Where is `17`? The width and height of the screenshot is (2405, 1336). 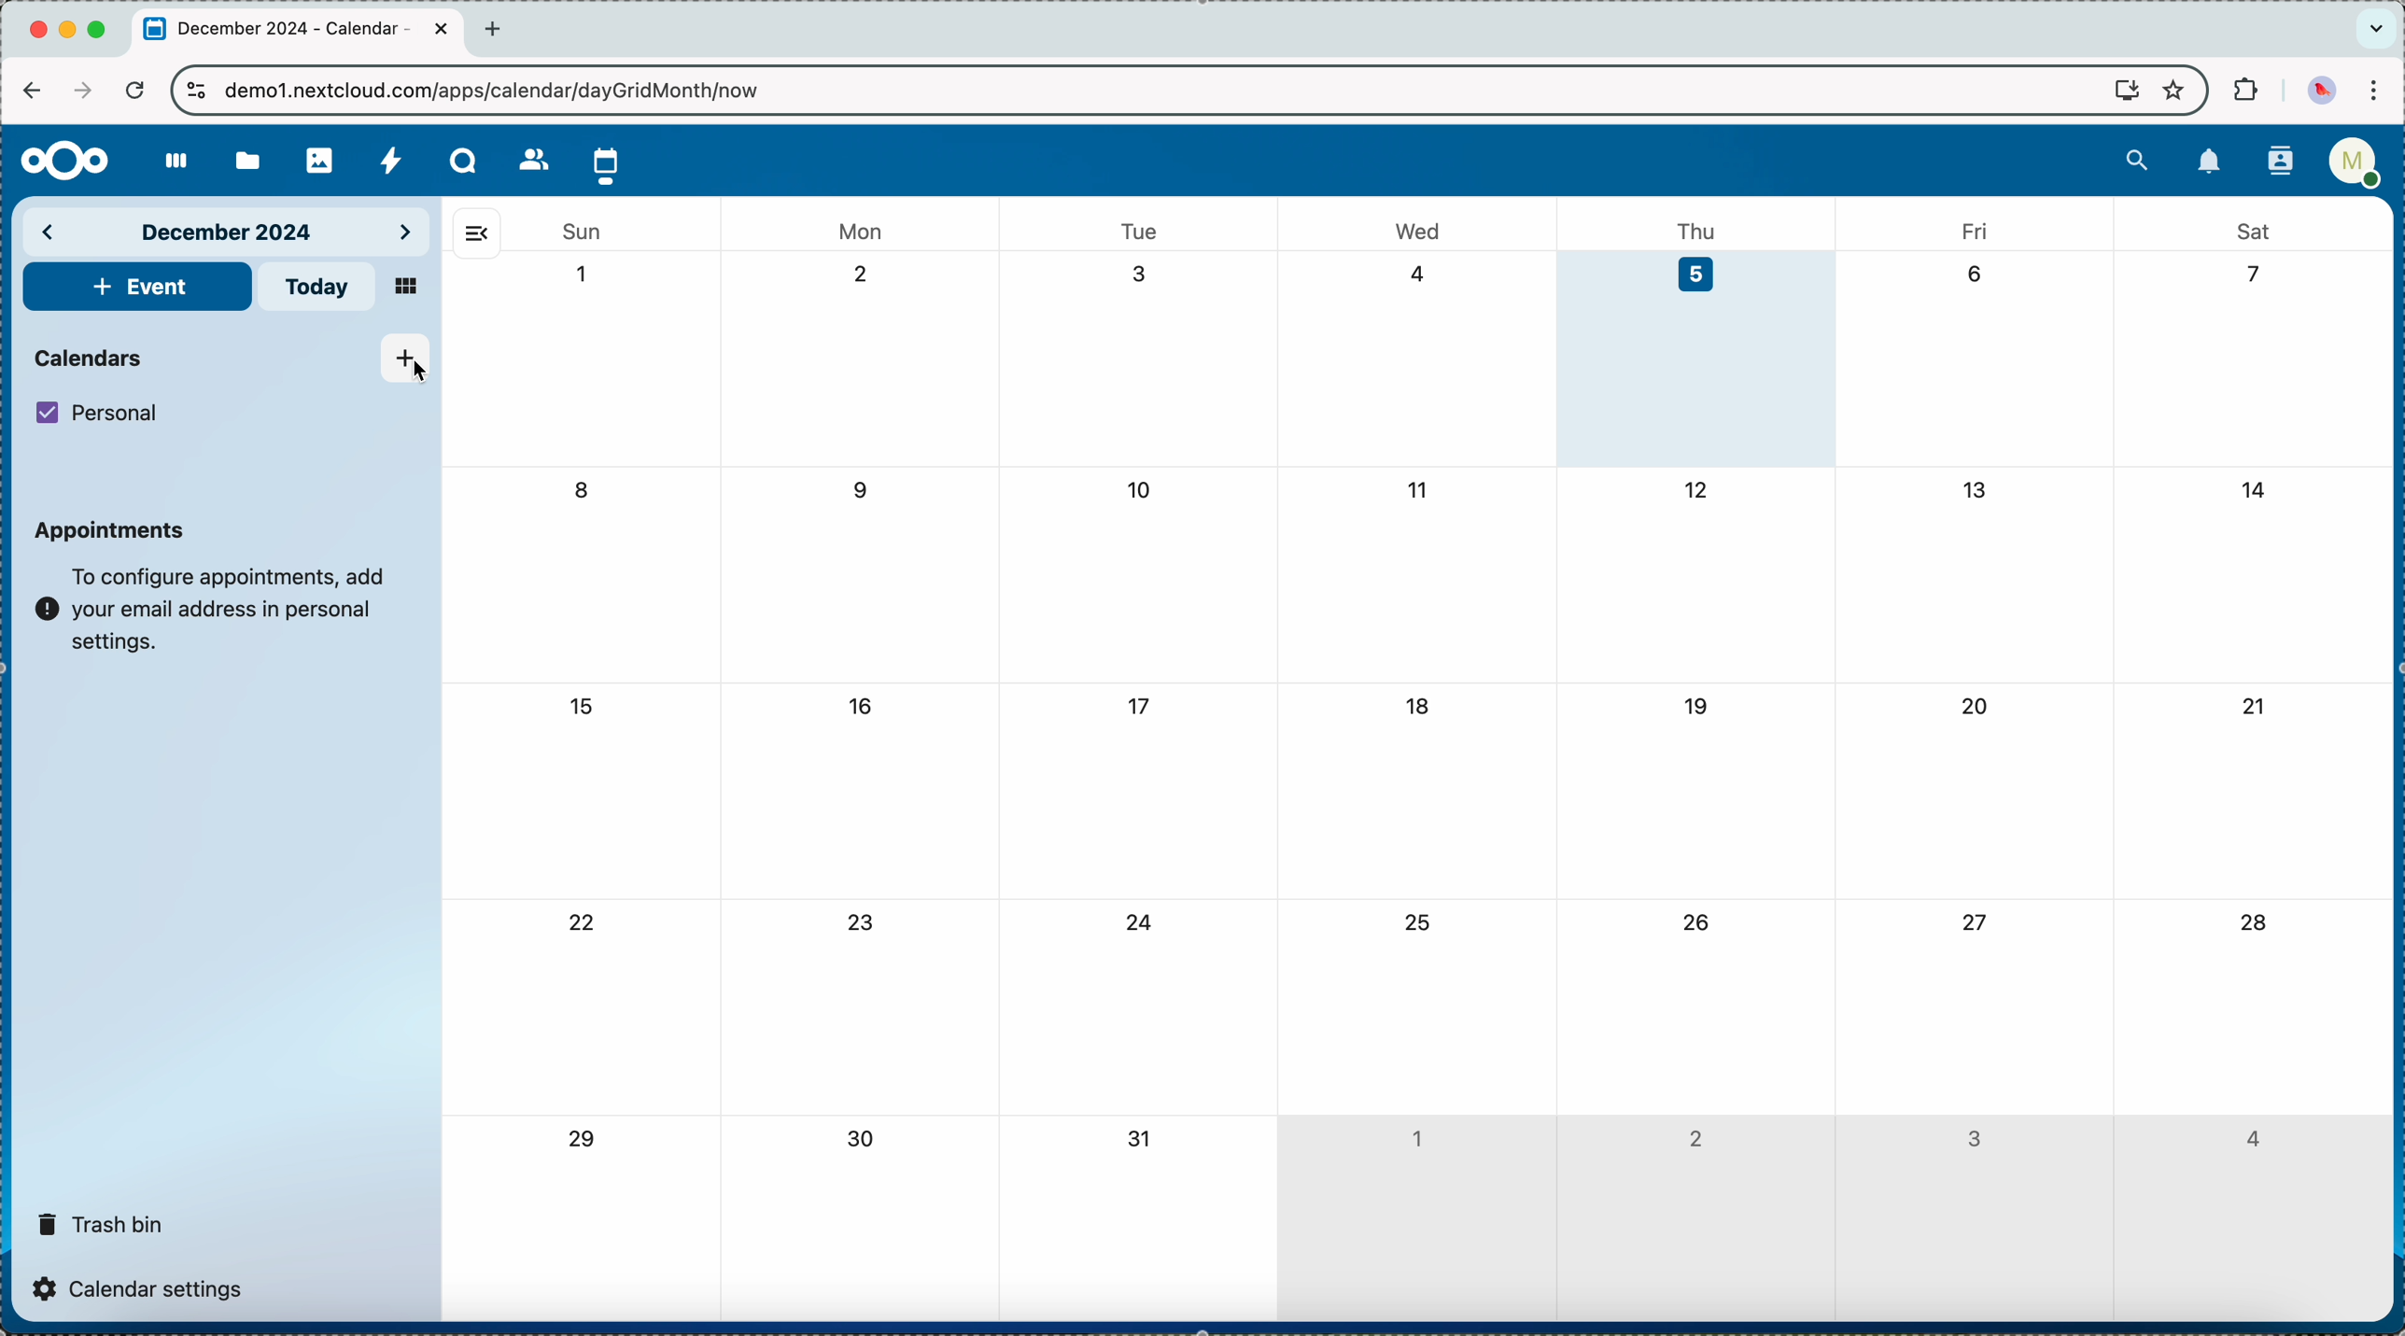
17 is located at coordinates (1142, 707).